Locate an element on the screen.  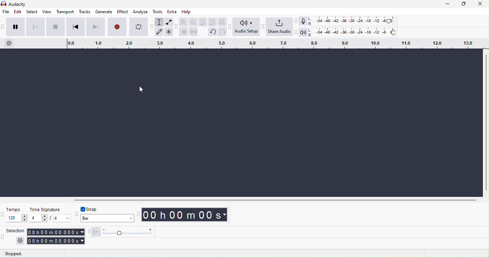
click and drag to define a looping region is located at coordinates (273, 44).